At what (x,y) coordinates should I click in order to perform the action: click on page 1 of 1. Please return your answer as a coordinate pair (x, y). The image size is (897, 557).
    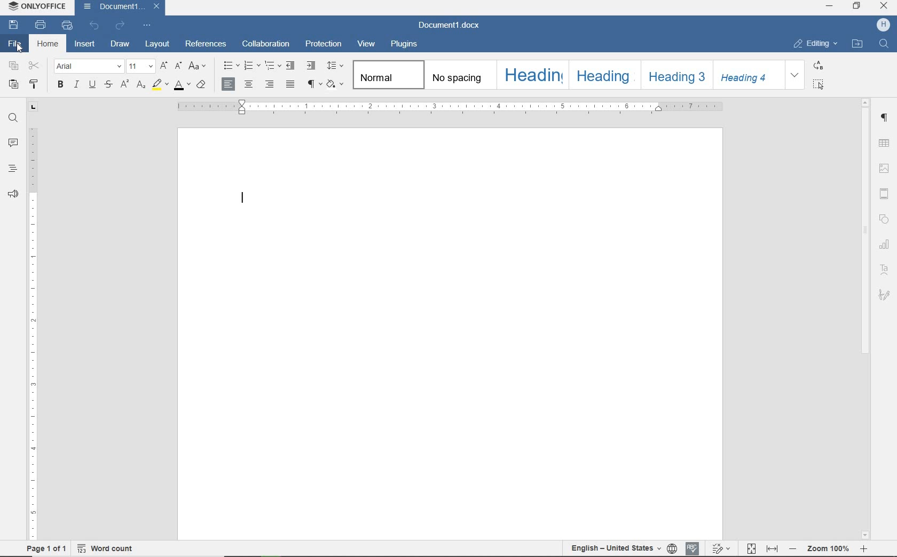
    Looking at the image, I should click on (47, 550).